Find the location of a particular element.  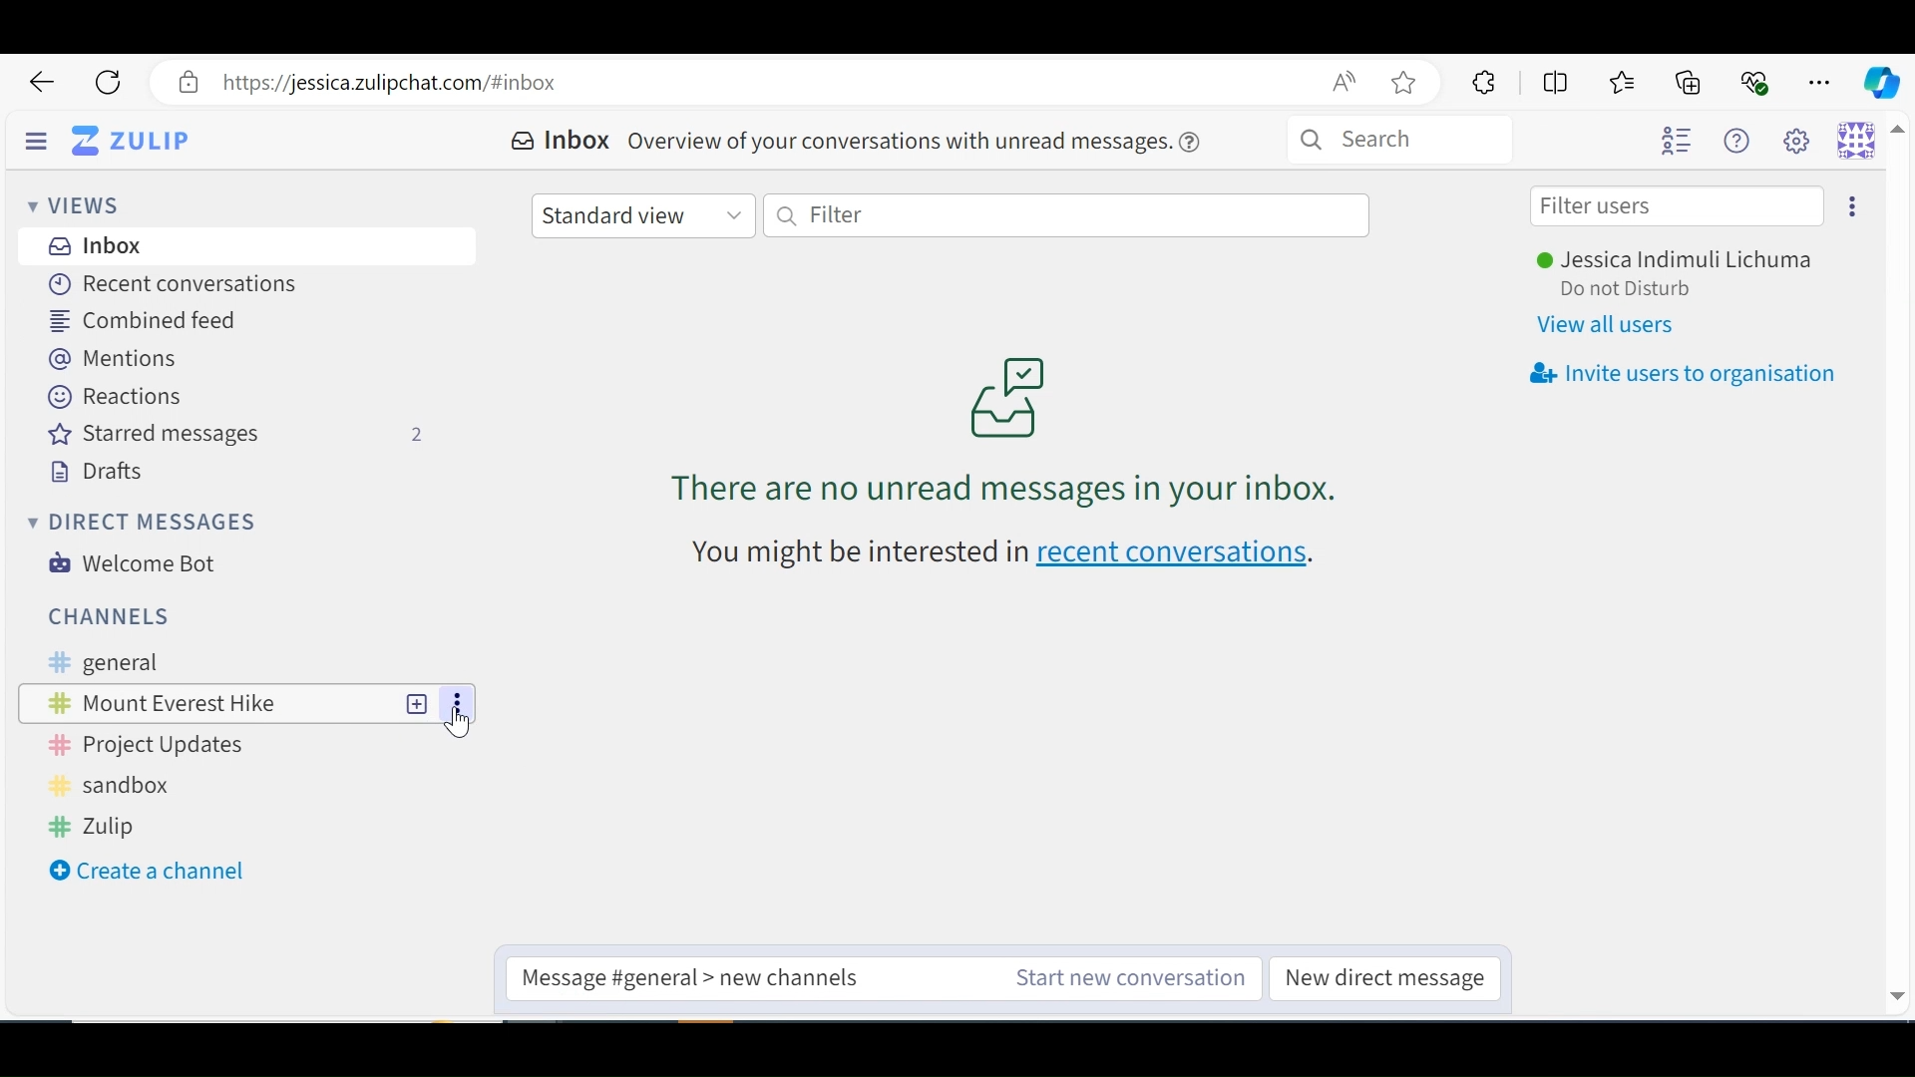

Channel is located at coordinates (206, 702).